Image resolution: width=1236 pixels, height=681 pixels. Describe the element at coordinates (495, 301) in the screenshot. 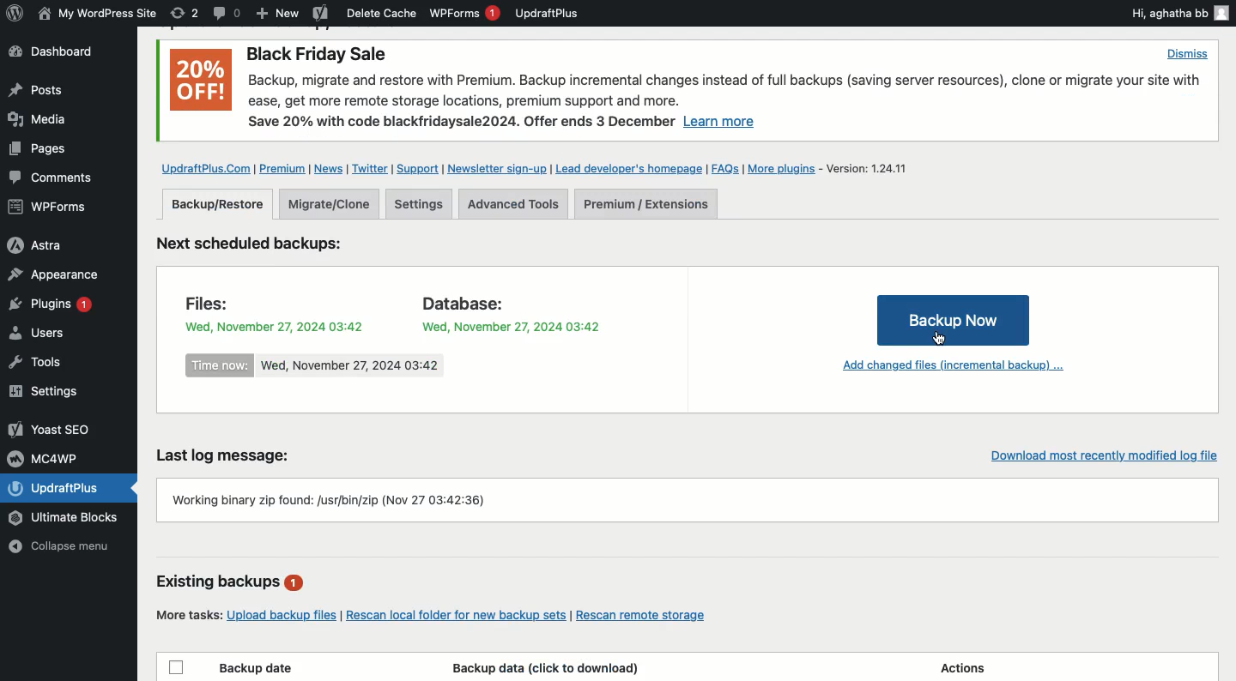

I see `Database:` at that location.